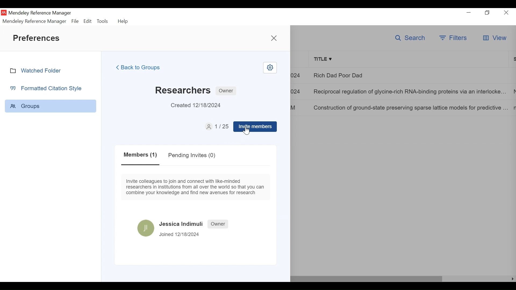 The height and width of the screenshot is (290, 516). Describe the element at coordinates (217, 126) in the screenshot. I see `1/12` at that location.